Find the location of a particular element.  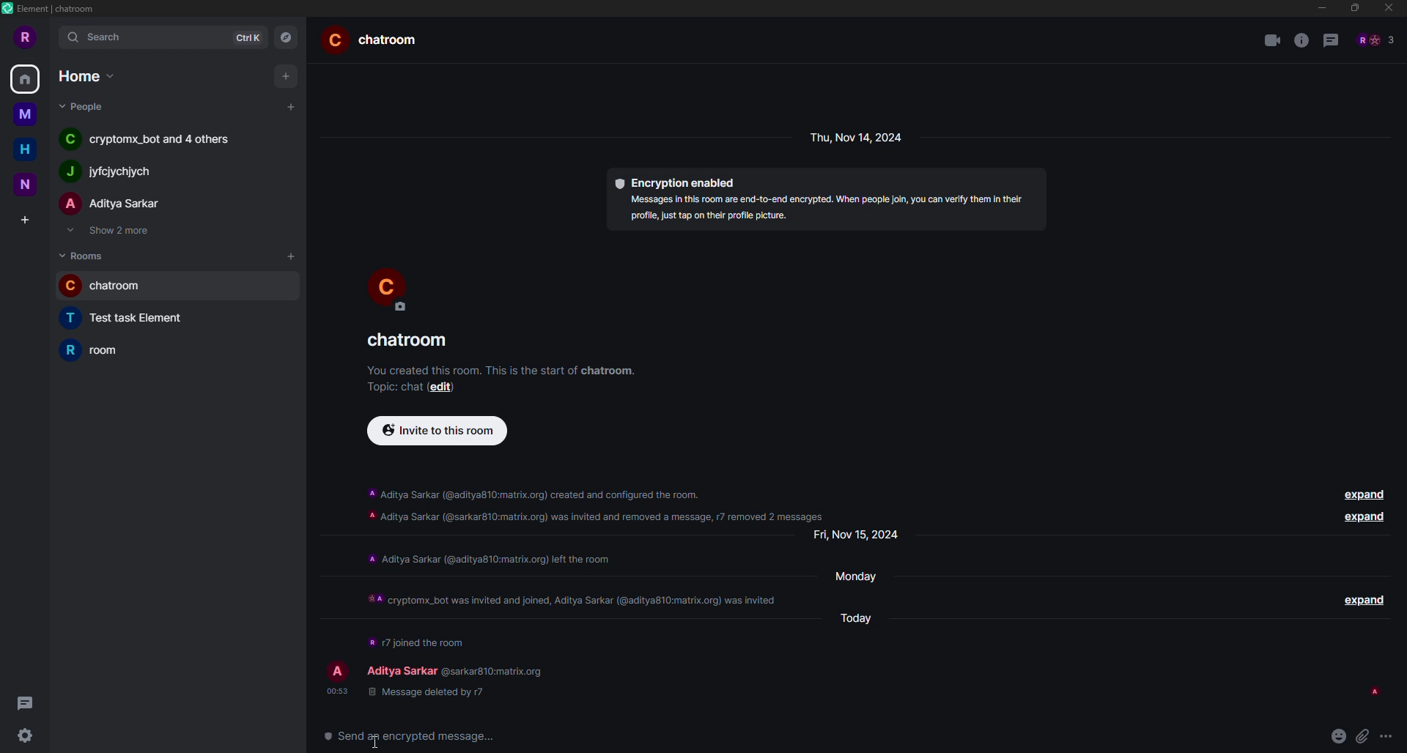

day is located at coordinates (863, 575).